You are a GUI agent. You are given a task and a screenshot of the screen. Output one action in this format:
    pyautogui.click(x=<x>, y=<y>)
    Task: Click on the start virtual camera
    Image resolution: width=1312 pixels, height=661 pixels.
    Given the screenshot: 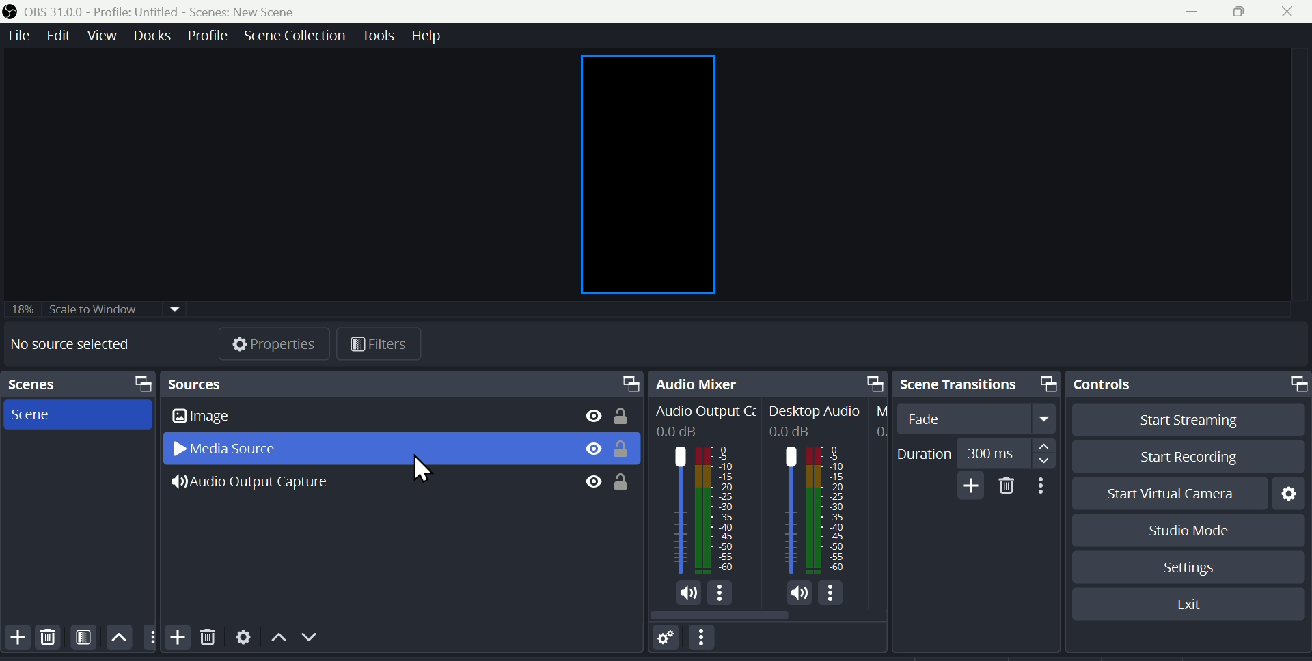 What is the action you would take?
    pyautogui.click(x=1162, y=493)
    